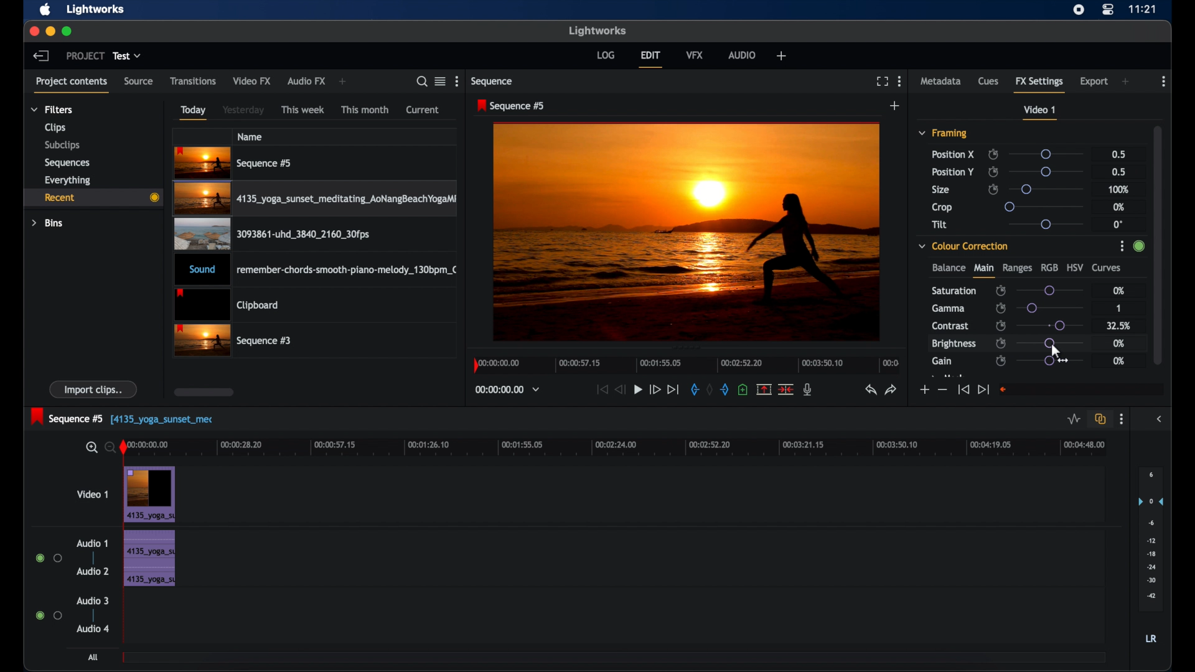  Describe the element at coordinates (122, 418) in the screenshot. I see `sequence 5` at that location.